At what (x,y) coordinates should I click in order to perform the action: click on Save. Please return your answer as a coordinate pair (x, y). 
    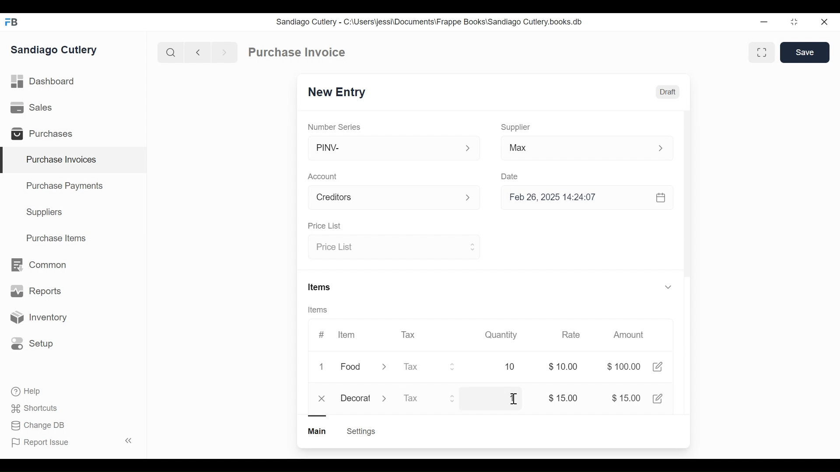
    Looking at the image, I should click on (806, 52).